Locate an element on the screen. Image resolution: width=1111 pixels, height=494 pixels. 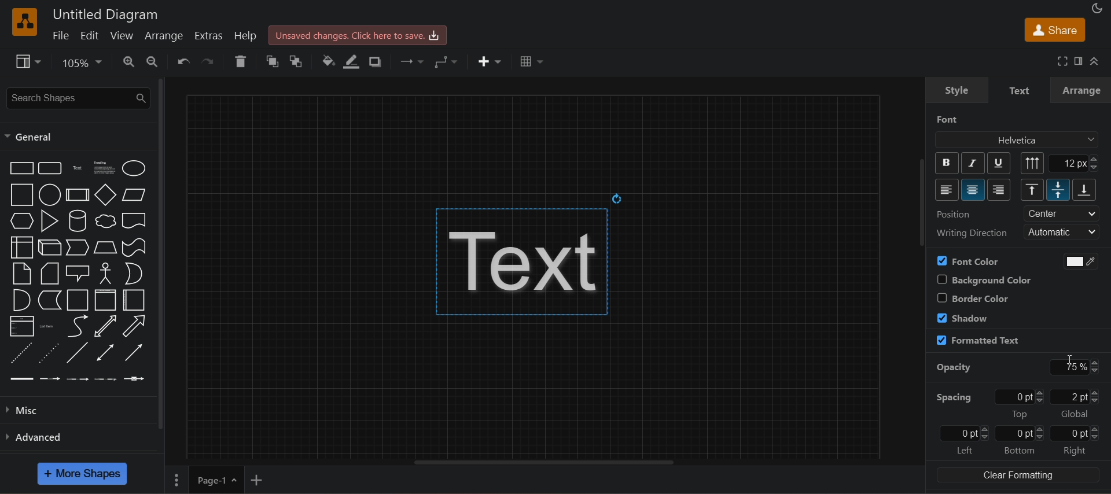
global is located at coordinates (1075, 414).